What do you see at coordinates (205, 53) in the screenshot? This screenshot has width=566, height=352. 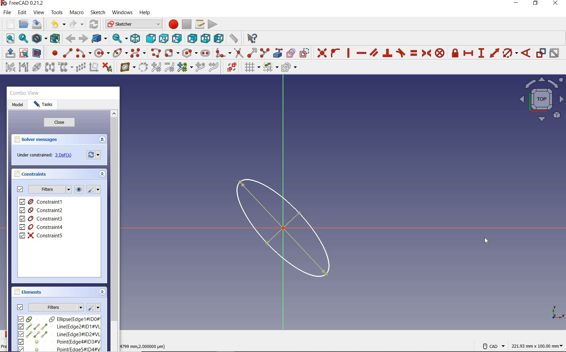 I see `create slot` at bounding box center [205, 53].